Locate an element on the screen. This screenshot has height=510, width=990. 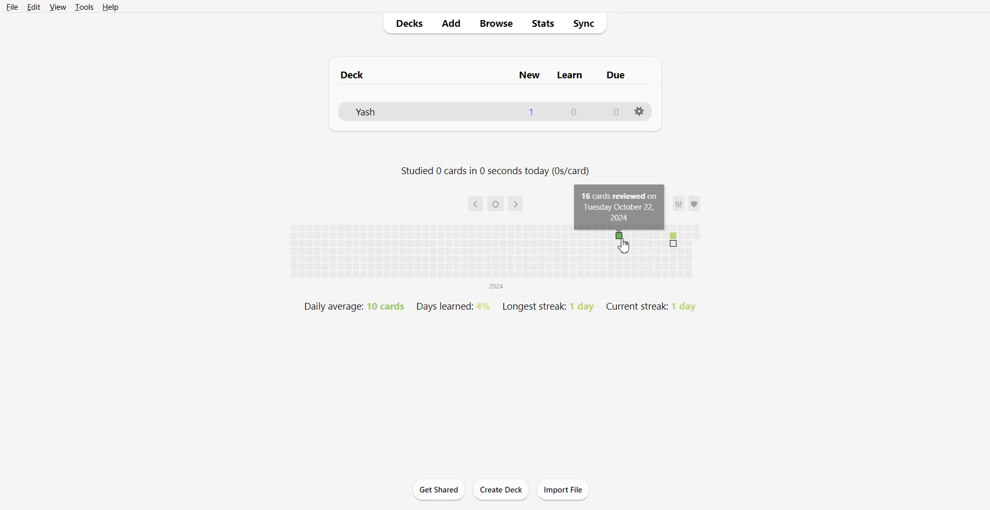
Help is located at coordinates (110, 7).